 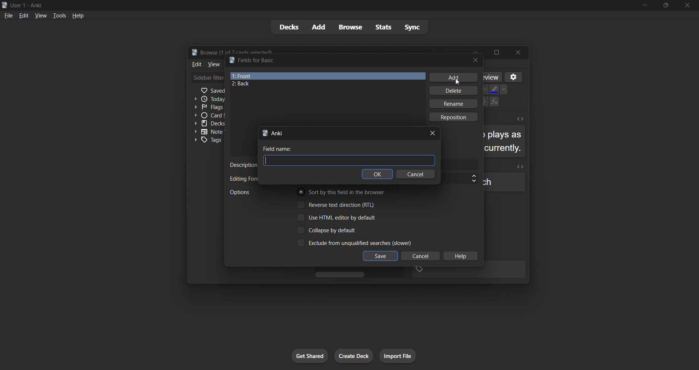 What do you see at coordinates (327, 76) in the screenshot?
I see `front field` at bounding box center [327, 76].